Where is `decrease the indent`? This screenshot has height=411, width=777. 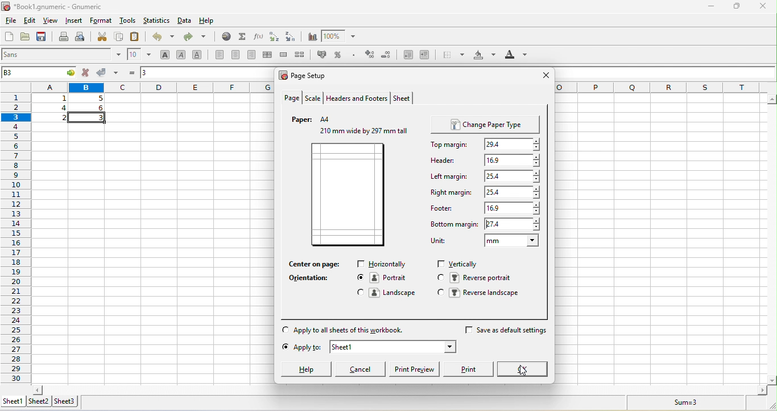
decrease the indent is located at coordinates (406, 55).